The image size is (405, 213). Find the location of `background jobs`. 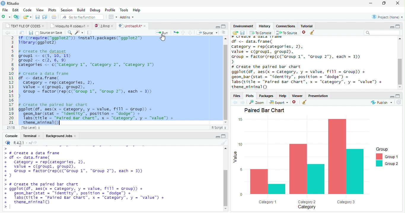

background jobs is located at coordinates (59, 136).